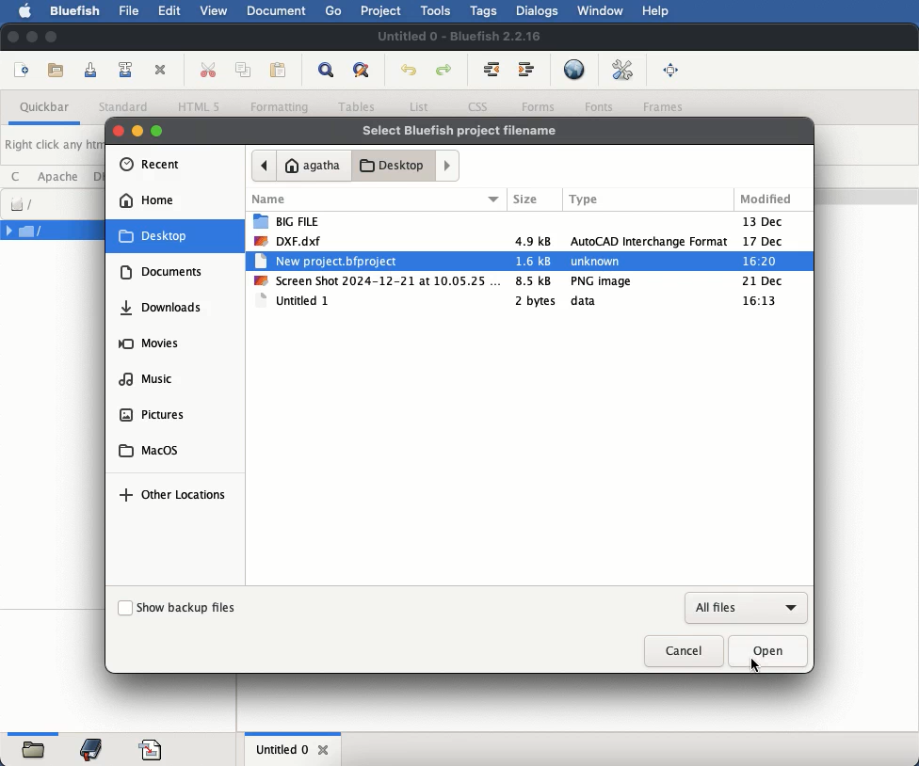 Image resolution: width=919 pixels, height=766 pixels. Describe the element at coordinates (526, 70) in the screenshot. I see `indent` at that location.